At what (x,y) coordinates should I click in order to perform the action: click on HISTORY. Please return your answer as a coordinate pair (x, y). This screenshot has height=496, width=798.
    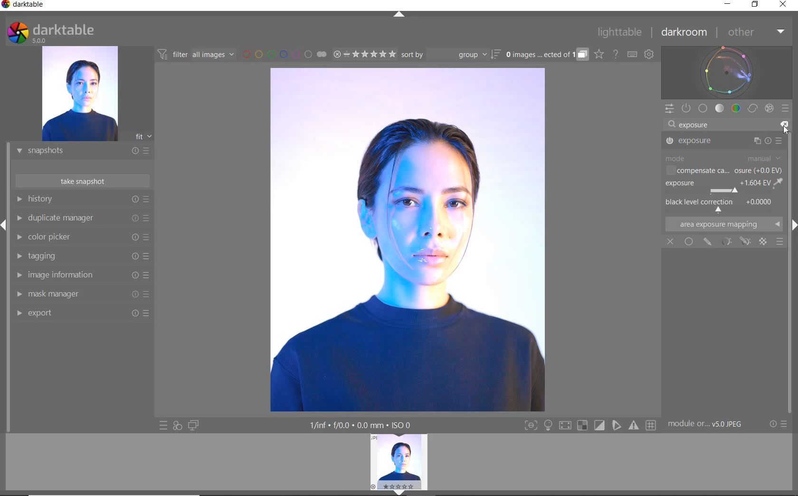
    Looking at the image, I should click on (83, 201).